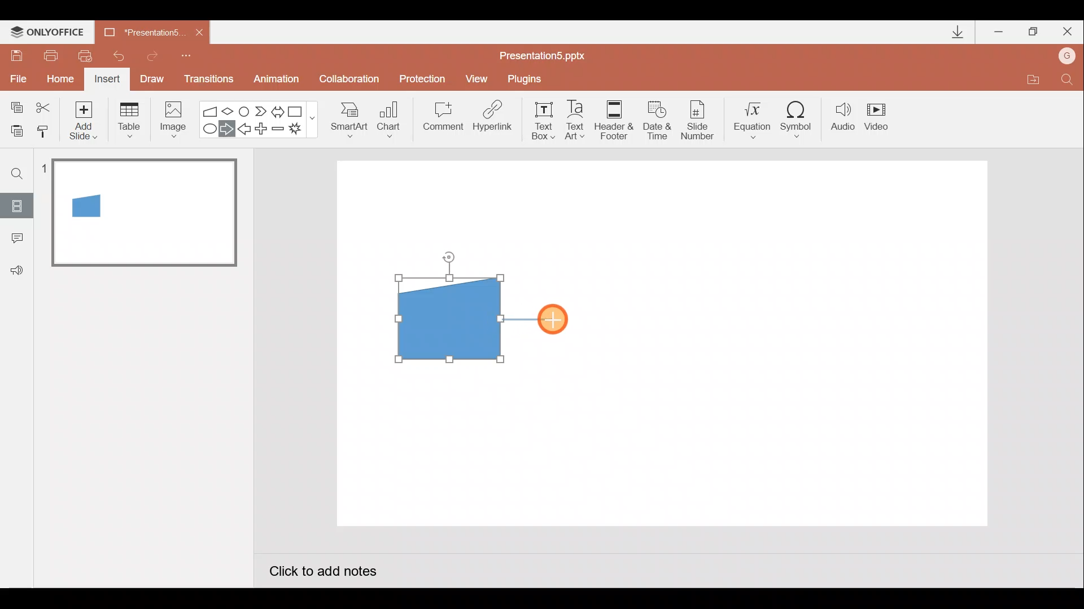 The image size is (1084, 609). What do you see at coordinates (229, 111) in the screenshot?
I see `Flow chart-decision` at bounding box center [229, 111].